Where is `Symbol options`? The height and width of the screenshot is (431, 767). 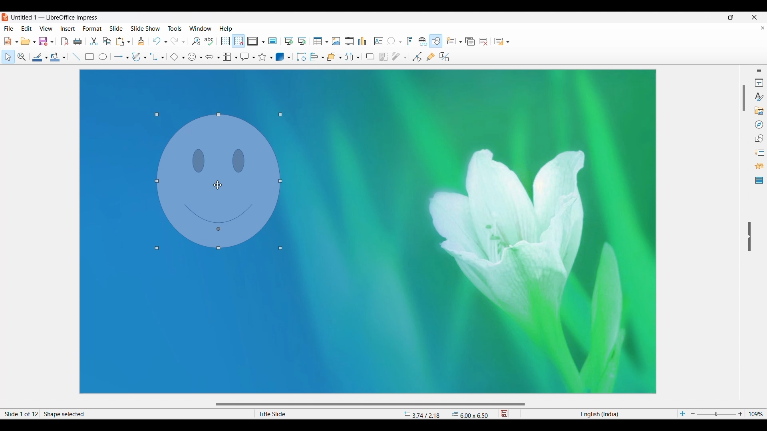
Symbol options is located at coordinates (201, 58).